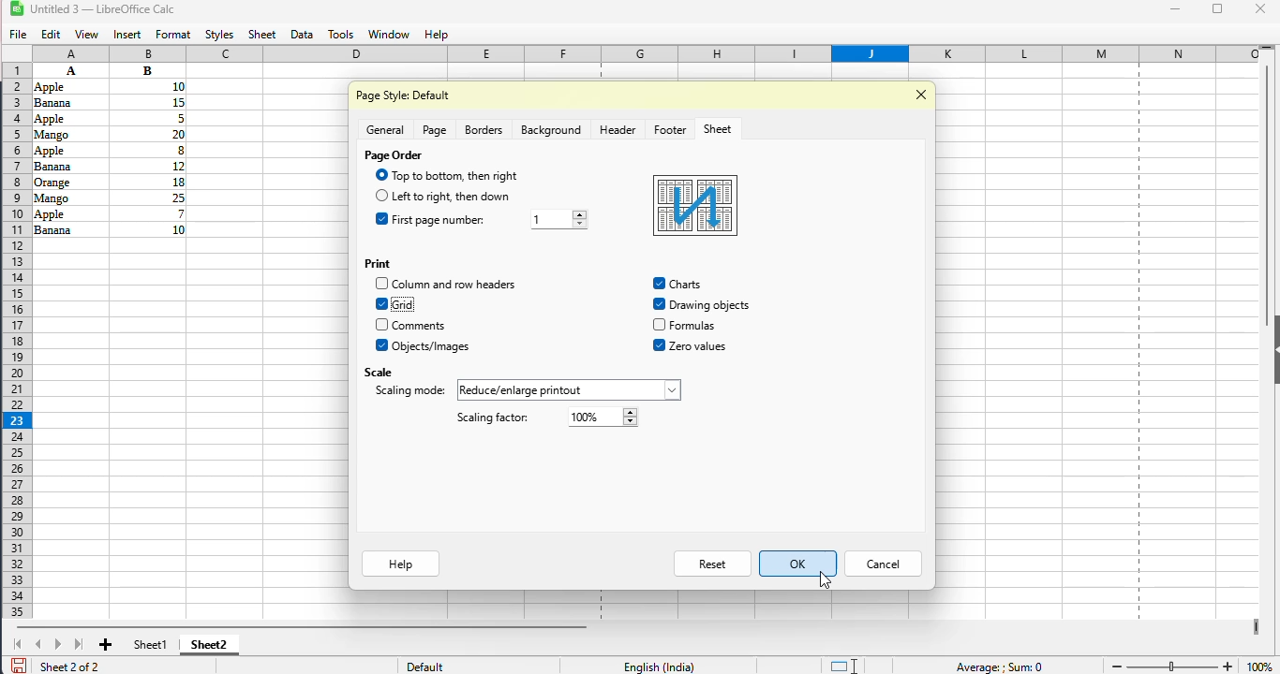  Describe the element at coordinates (18, 644) in the screenshot. I see `scroll to first sheet` at that location.